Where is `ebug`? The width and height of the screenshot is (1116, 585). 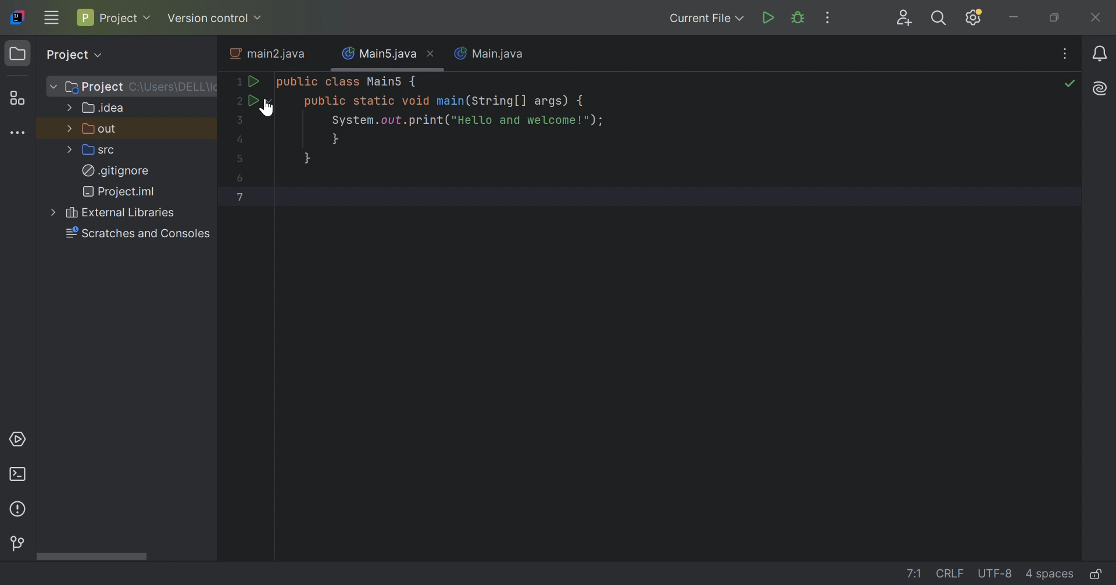
ebug is located at coordinates (799, 16).